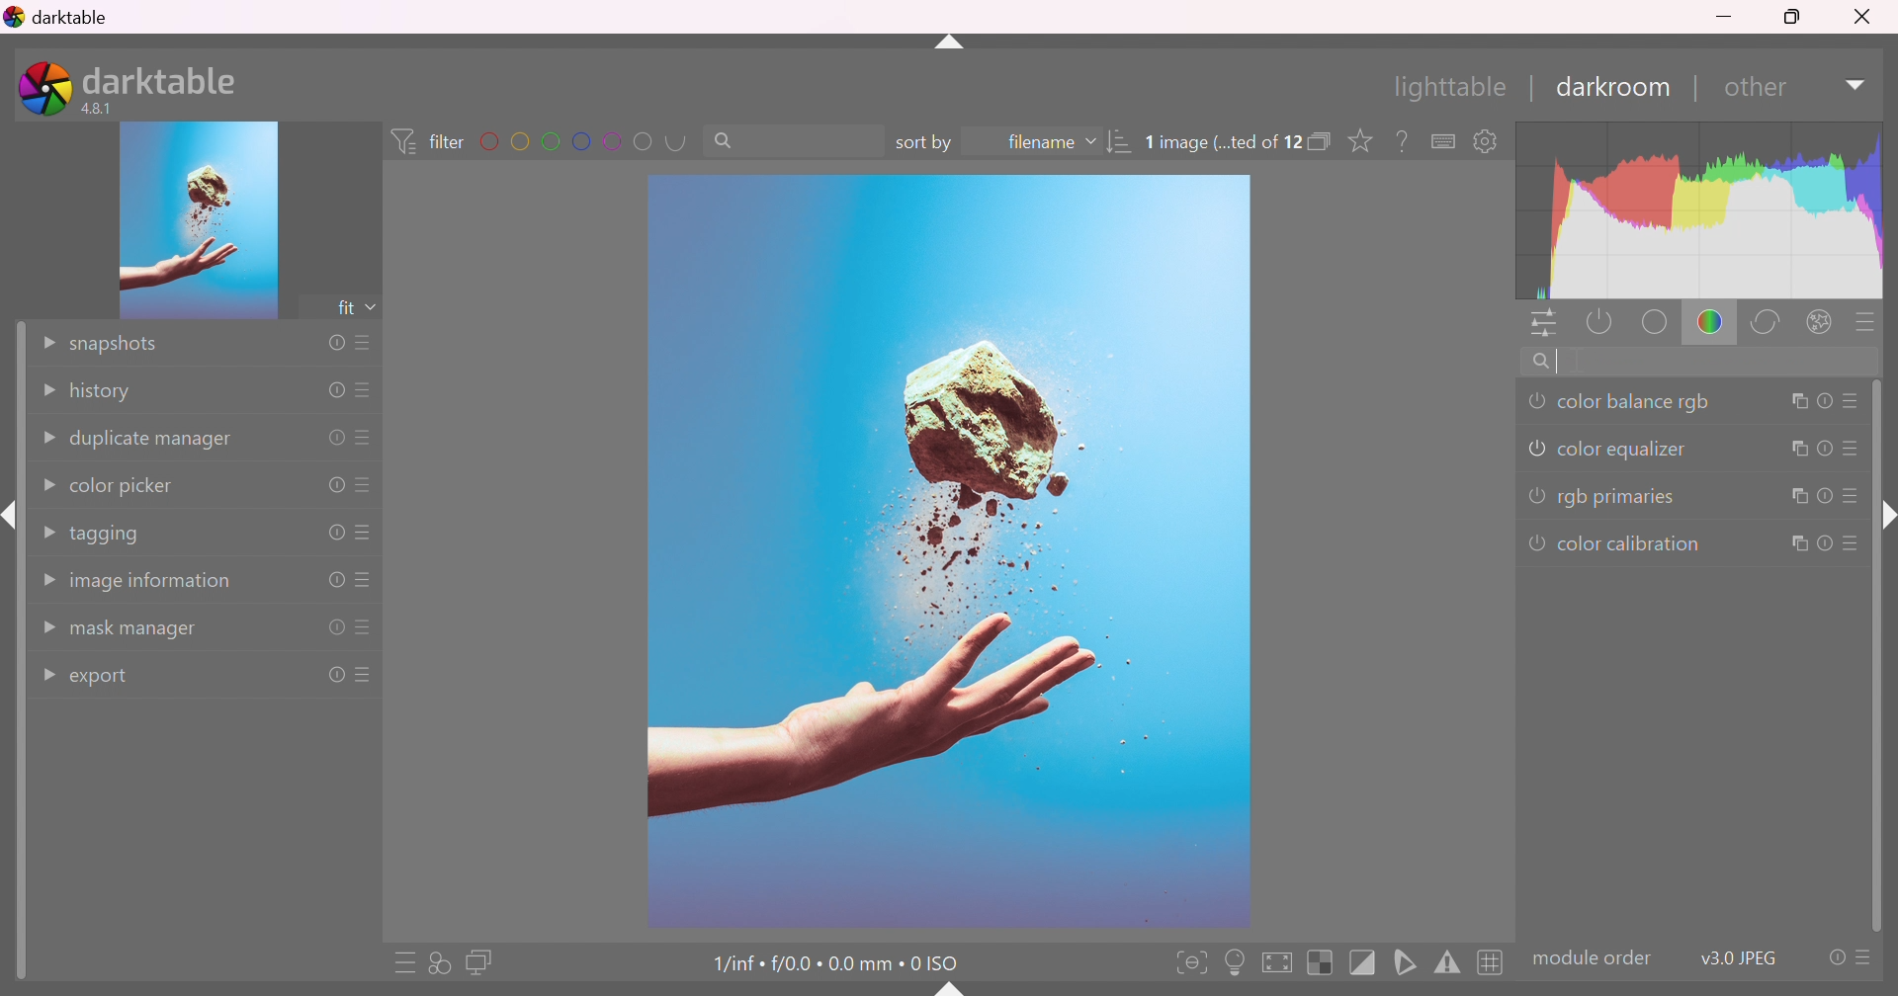 Image resolution: width=1898 pixels, height=996 pixels. What do you see at coordinates (1854, 494) in the screenshot?
I see `presets` at bounding box center [1854, 494].